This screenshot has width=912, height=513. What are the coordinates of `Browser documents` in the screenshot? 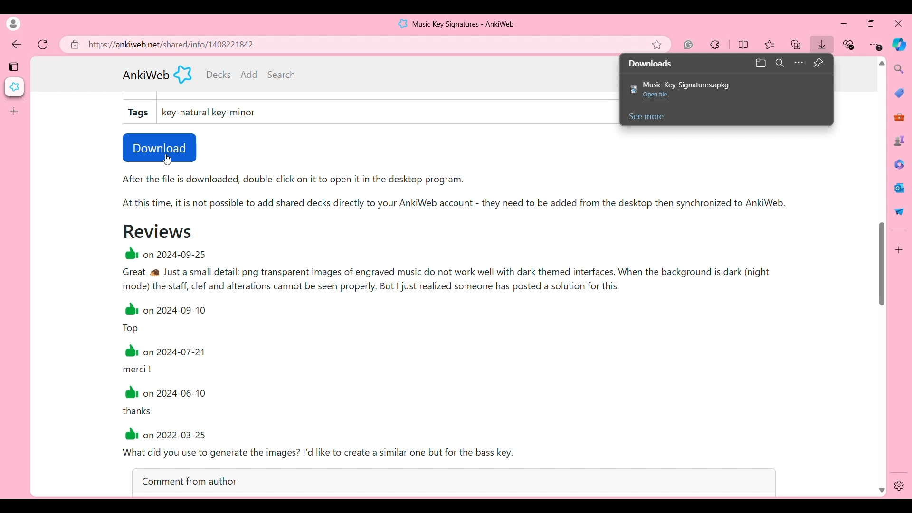 It's located at (899, 164).